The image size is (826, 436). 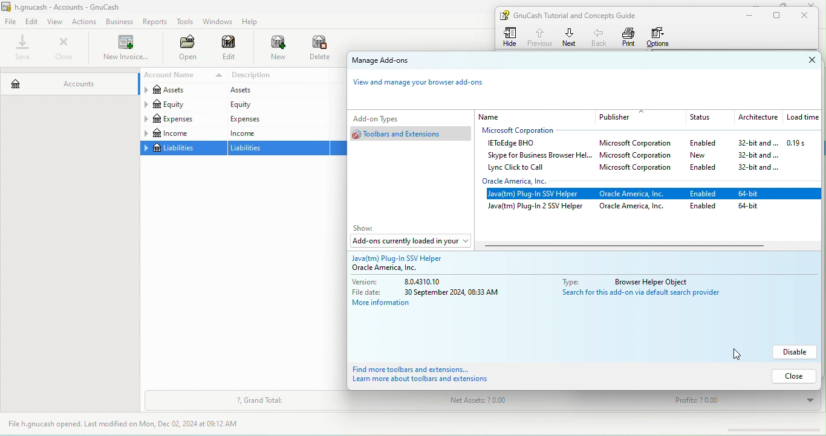 What do you see at coordinates (792, 376) in the screenshot?
I see `close` at bounding box center [792, 376].